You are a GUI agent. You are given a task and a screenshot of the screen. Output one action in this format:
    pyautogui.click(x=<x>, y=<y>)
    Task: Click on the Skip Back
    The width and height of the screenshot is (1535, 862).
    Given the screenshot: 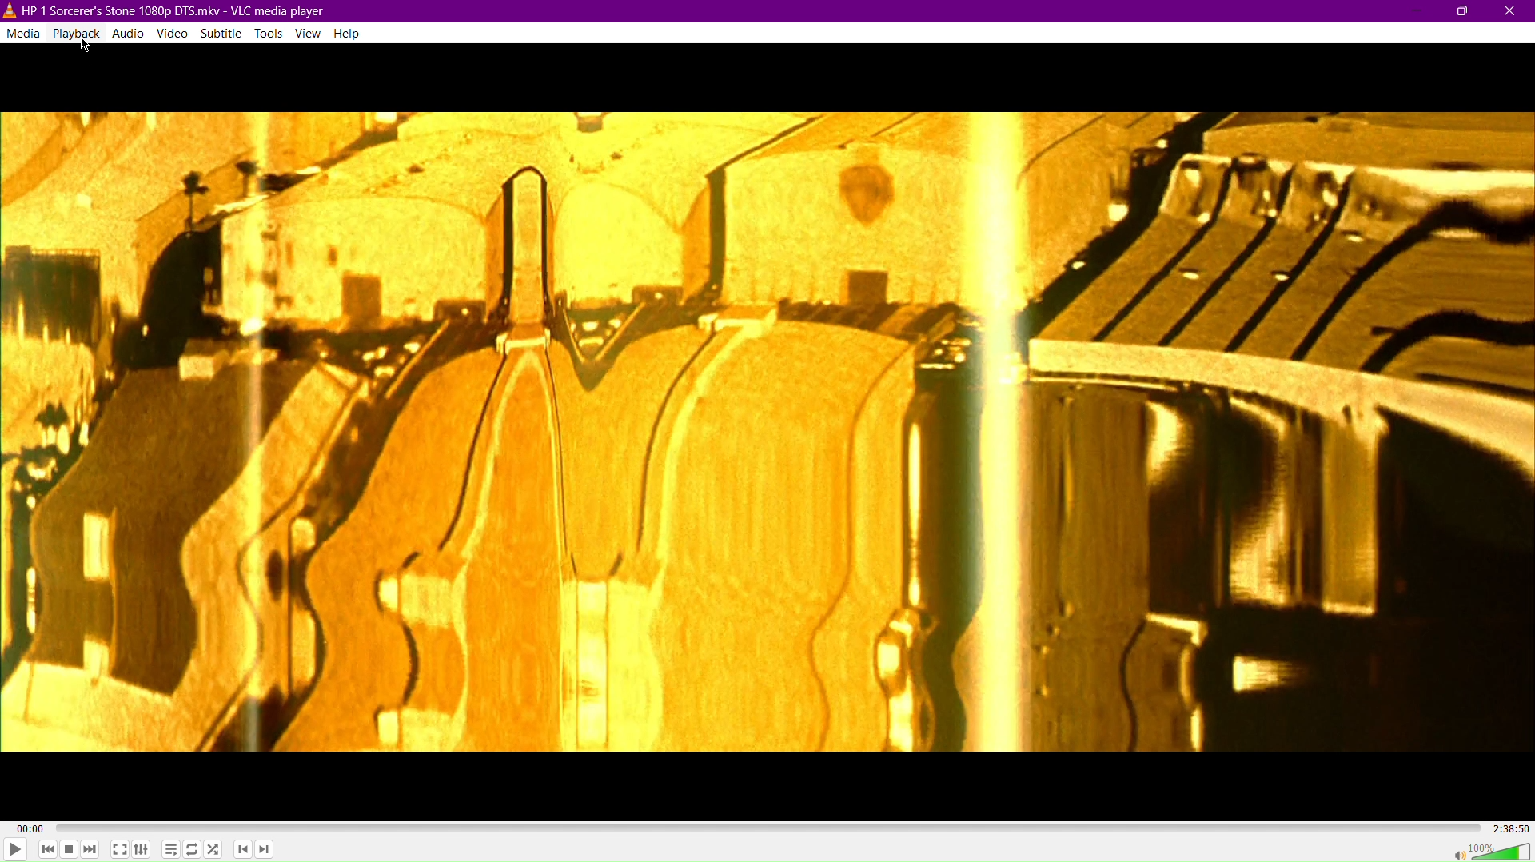 What is the action you would take?
    pyautogui.click(x=46, y=849)
    